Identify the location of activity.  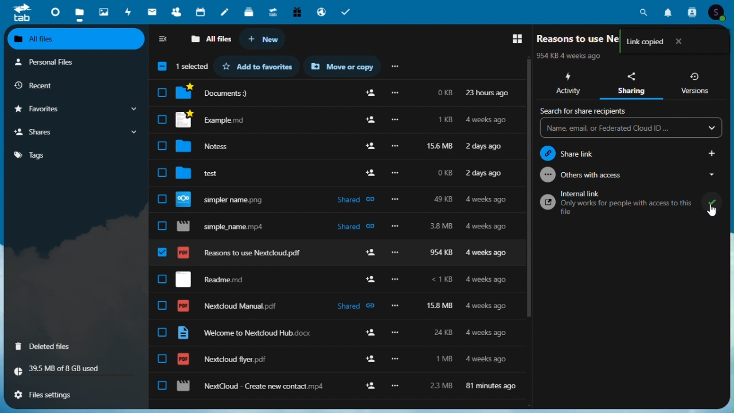
(566, 84).